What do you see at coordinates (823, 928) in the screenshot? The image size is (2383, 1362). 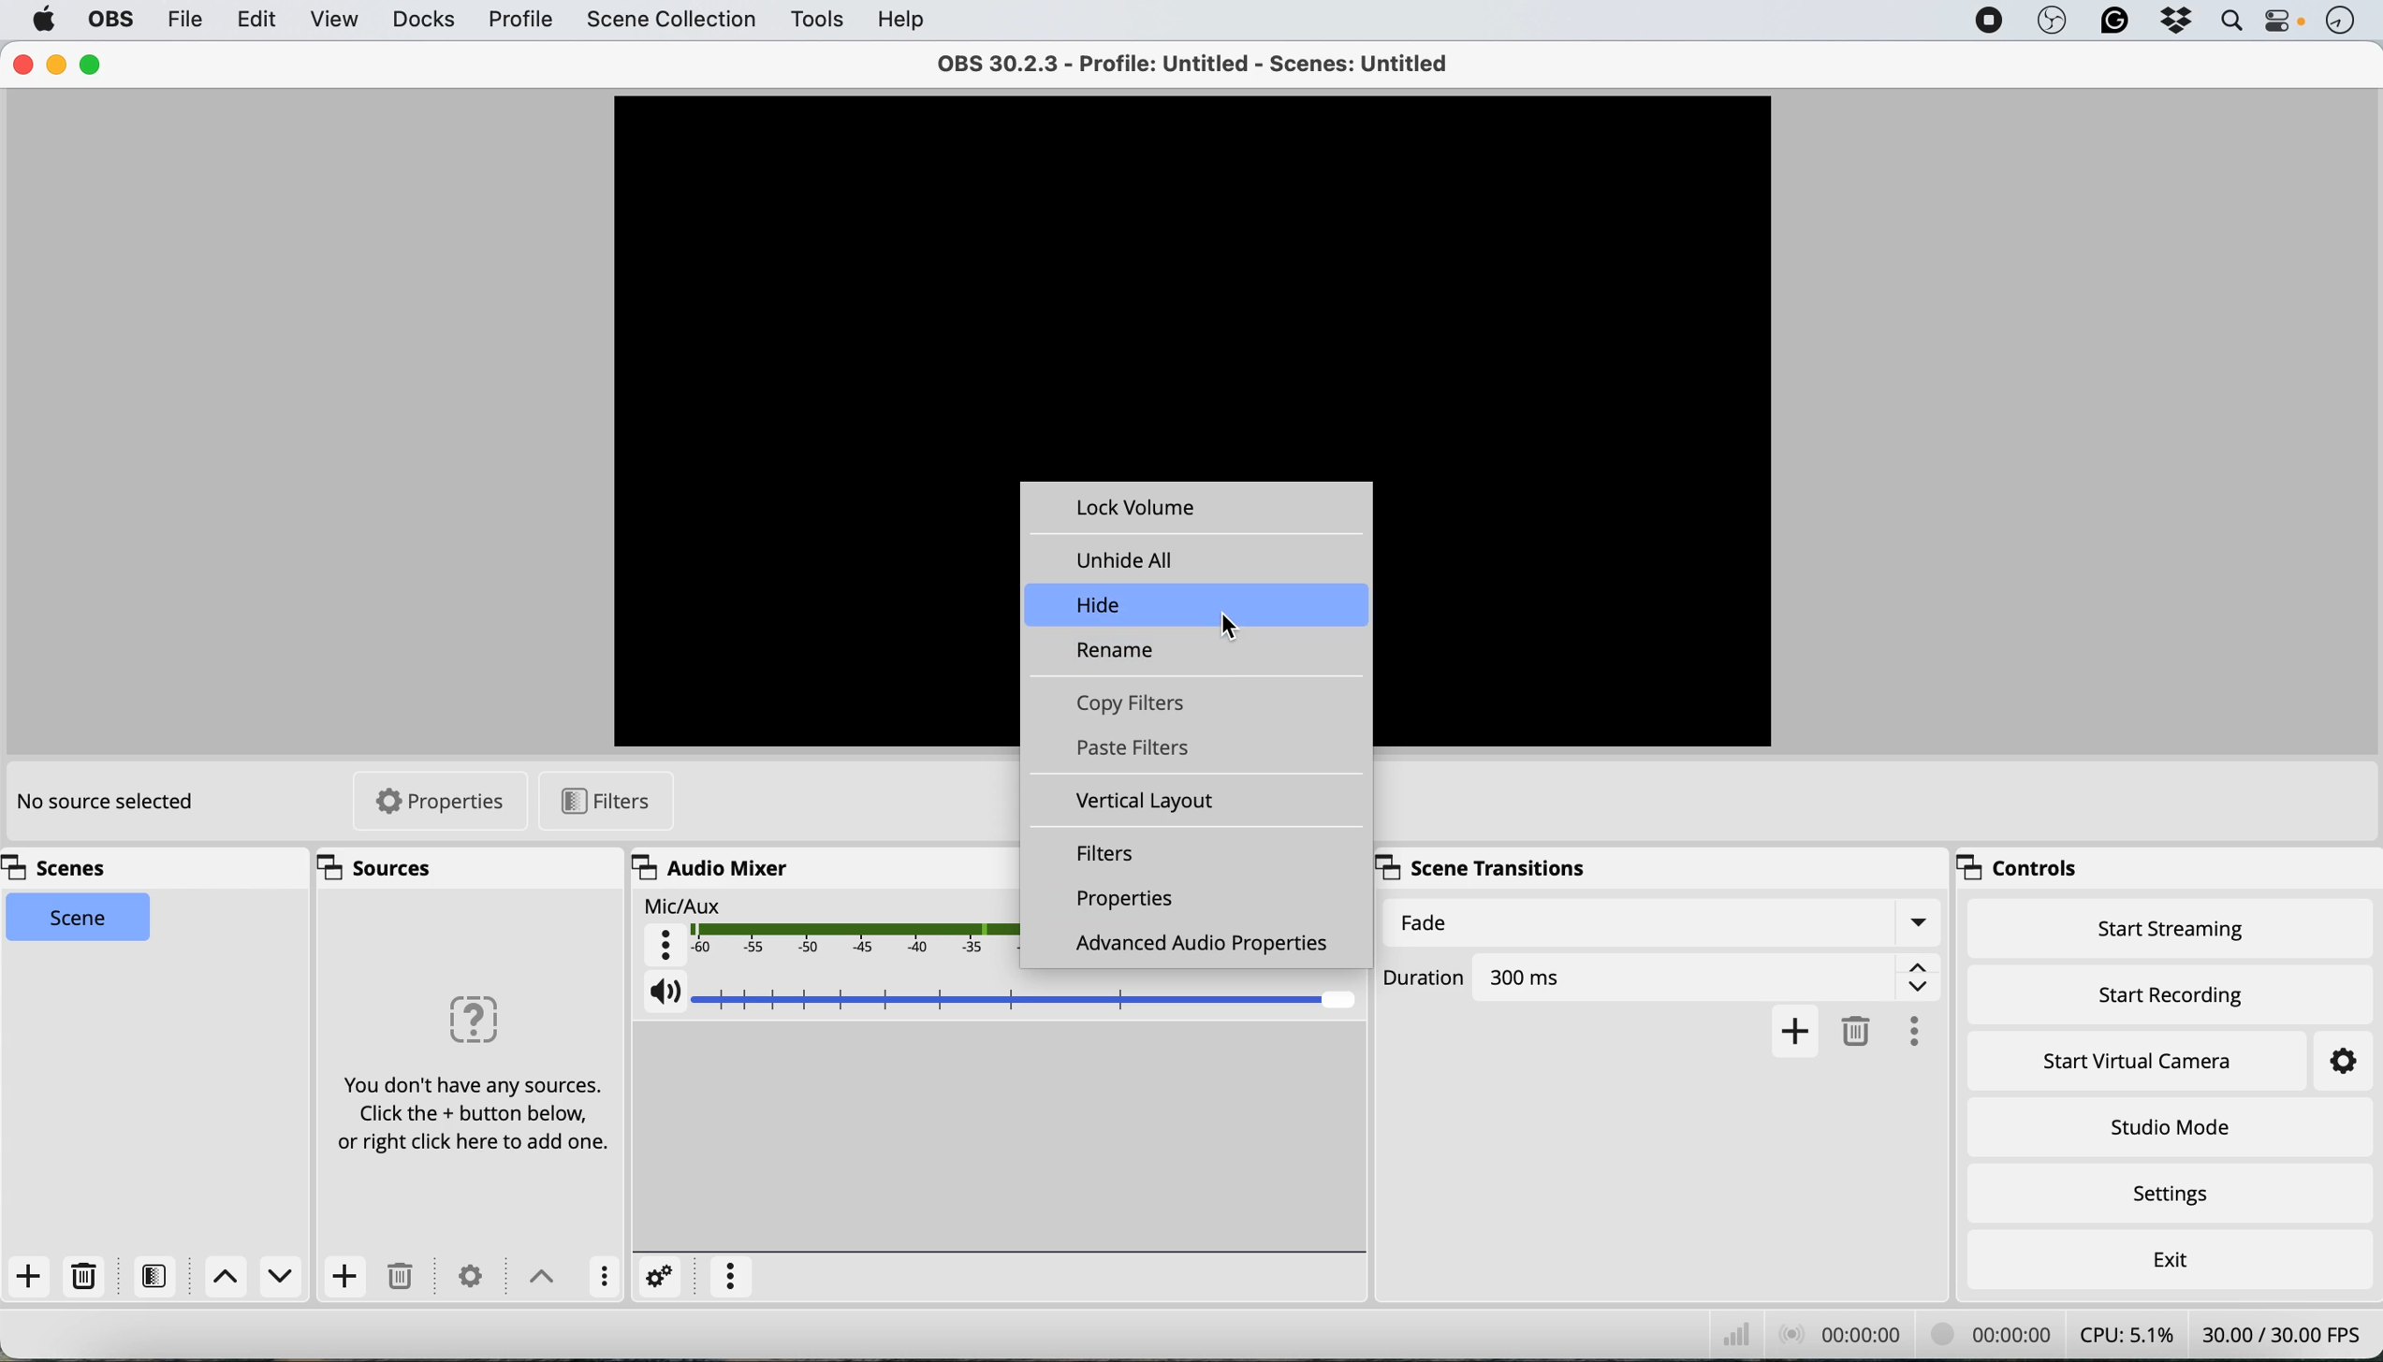 I see `mic aux audio` at bounding box center [823, 928].